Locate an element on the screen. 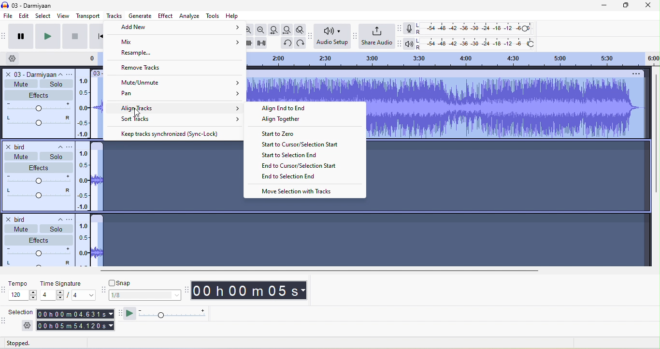 This screenshot has width=660, height=349. keep tracks synchonized  is located at coordinates (172, 134).